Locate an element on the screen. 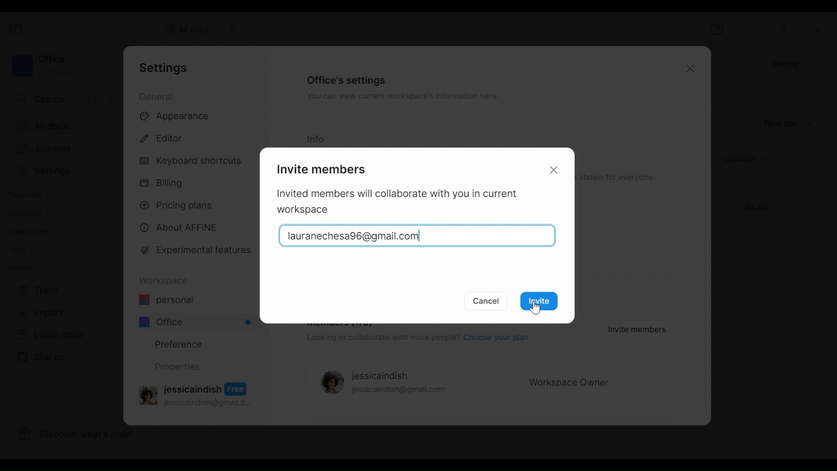 The width and height of the screenshot is (837, 471). Preference is located at coordinates (175, 344).